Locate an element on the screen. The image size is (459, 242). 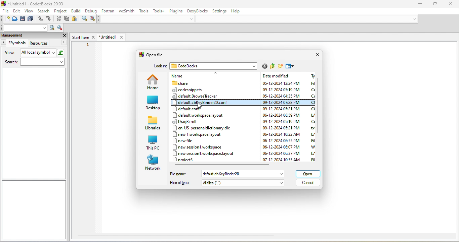
file type is located at coordinates (220, 183).